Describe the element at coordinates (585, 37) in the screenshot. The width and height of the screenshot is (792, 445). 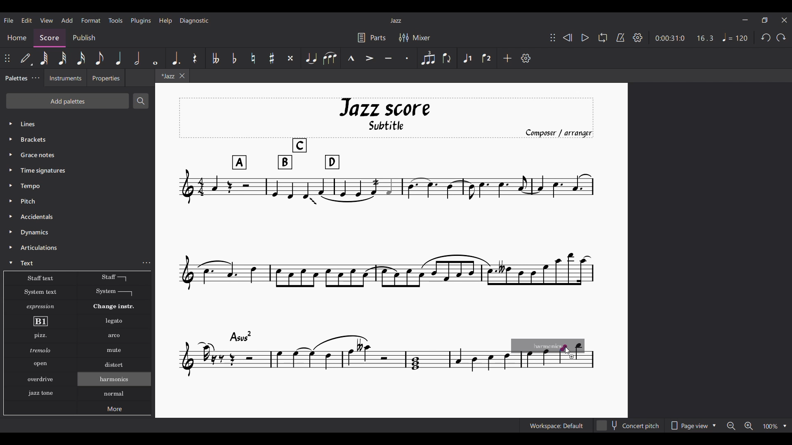
I see `Play` at that location.